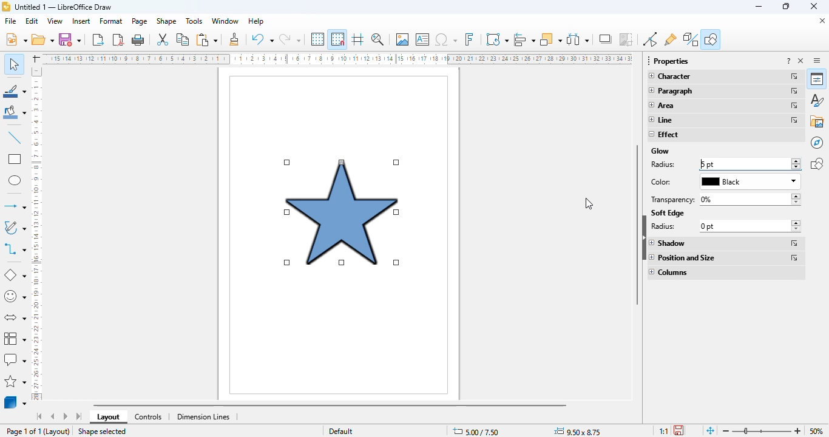  I want to click on lines and arrows, so click(15, 206).